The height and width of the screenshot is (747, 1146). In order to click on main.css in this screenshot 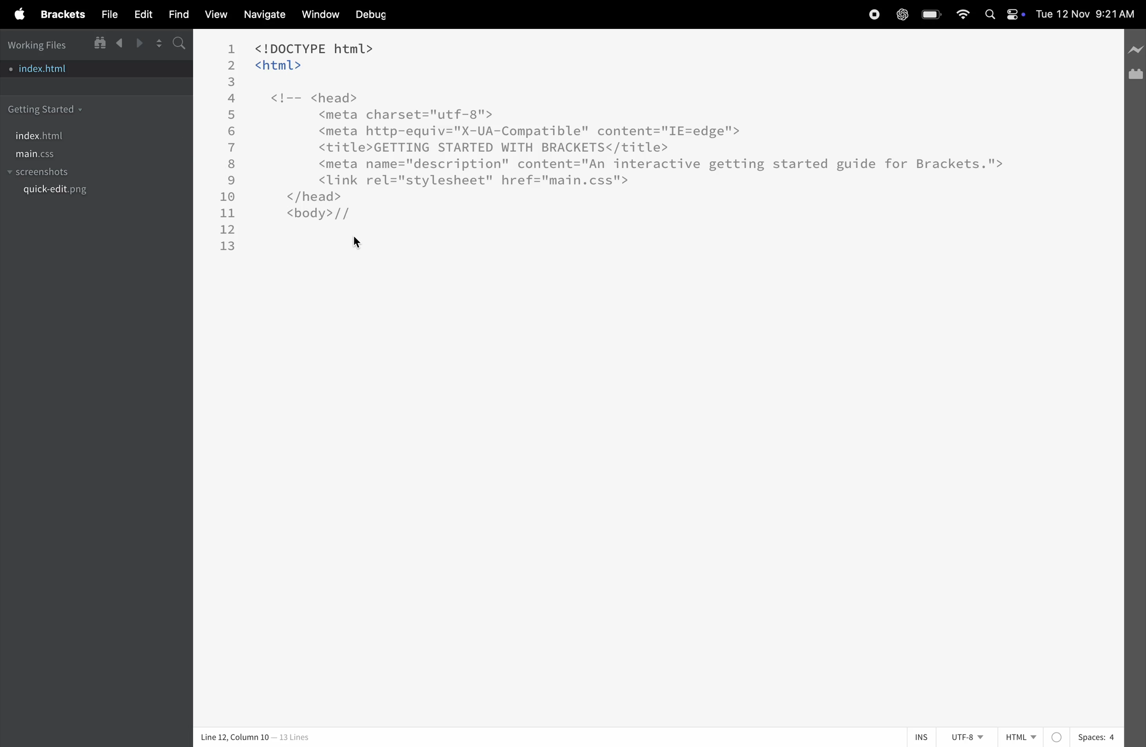, I will do `click(62, 154)`.